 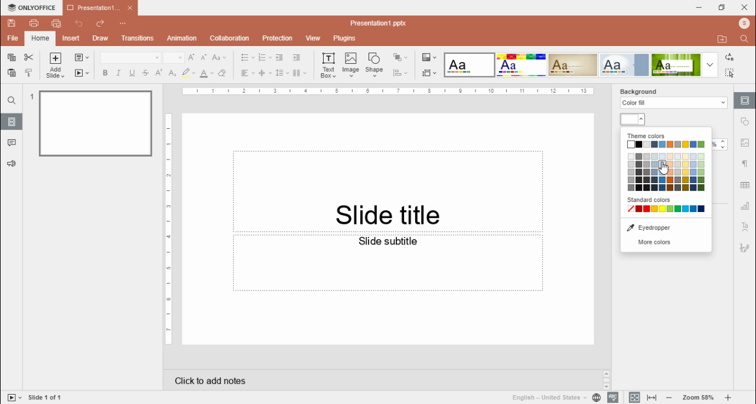 I want to click on icon, so click(x=31, y=7).